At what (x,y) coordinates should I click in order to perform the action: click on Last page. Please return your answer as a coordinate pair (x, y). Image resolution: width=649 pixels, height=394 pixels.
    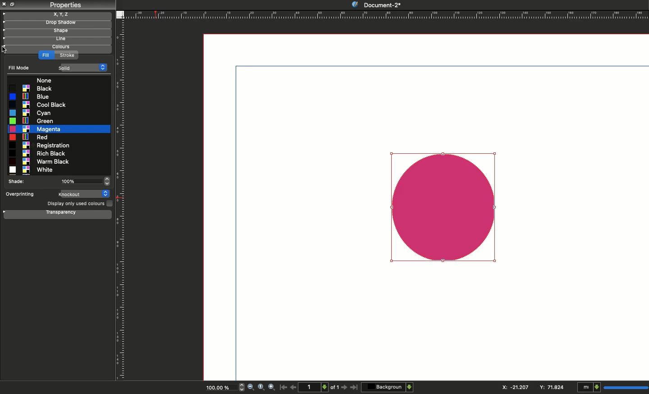
    Looking at the image, I should click on (354, 388).